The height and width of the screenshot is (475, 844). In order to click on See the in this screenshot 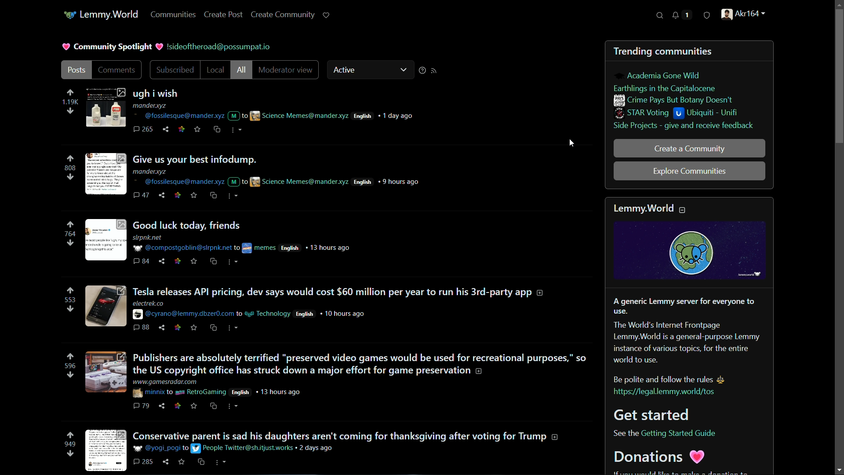, I will do `click(624, 434)`.